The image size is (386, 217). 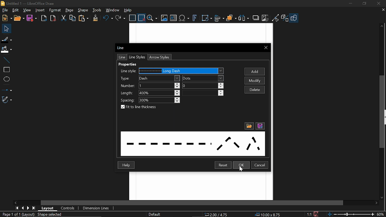 I want to click on proportion, so click(x=308, y=214).